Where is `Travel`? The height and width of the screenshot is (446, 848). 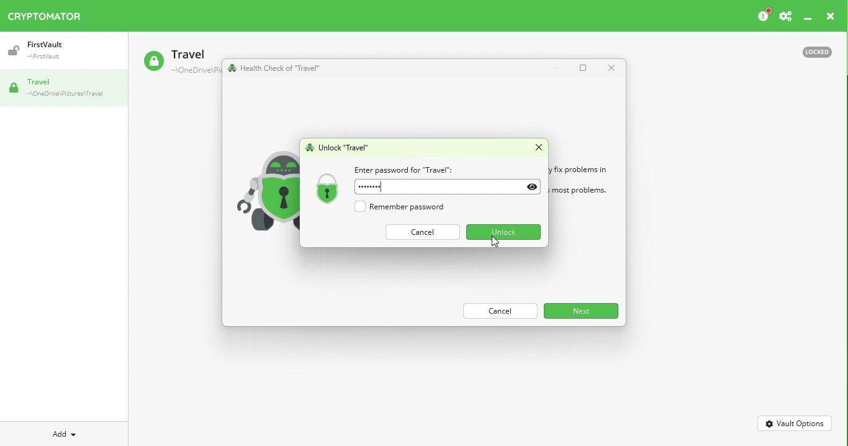 Travel is located at coordinates (182, 60).